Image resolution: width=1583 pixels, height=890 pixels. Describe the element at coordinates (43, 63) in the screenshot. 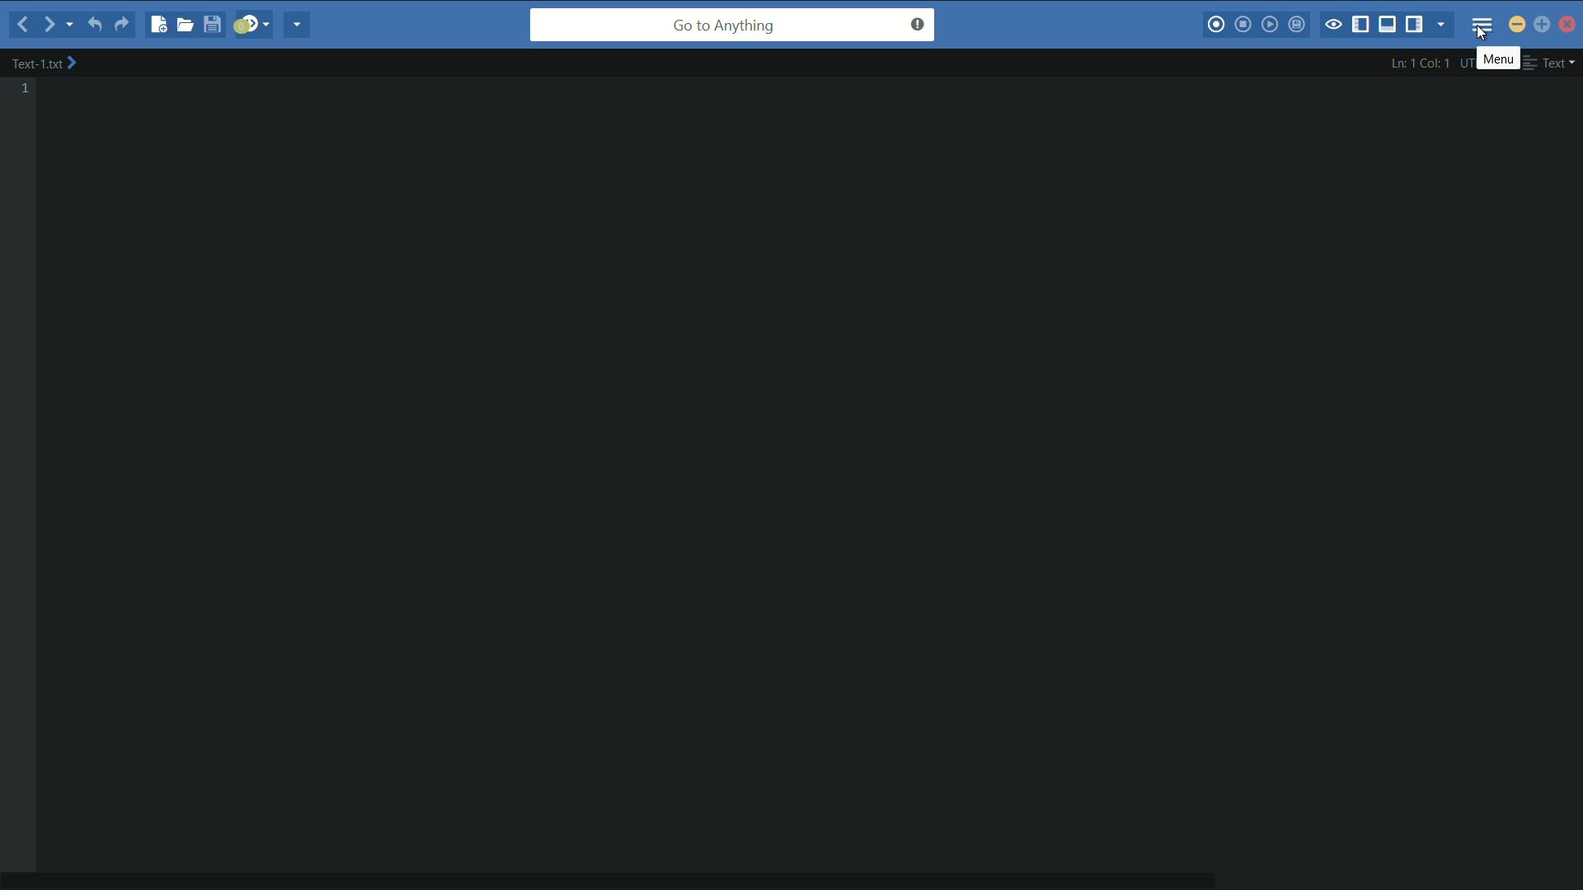

I see `file name` at that location.